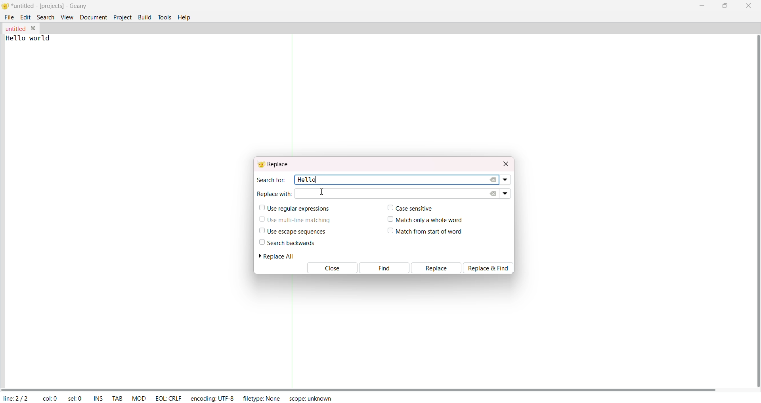  What do you see at coordinates (279, 256) in the screenshot?
I see `replace all` at bounding box center [279, 256].